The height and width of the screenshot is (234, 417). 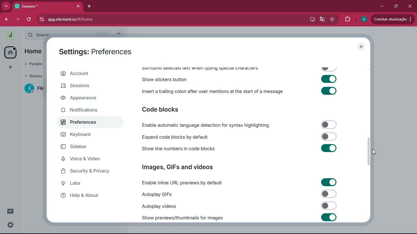 I want to click on Images, GIFs and videos, so click(x=180, y=167).